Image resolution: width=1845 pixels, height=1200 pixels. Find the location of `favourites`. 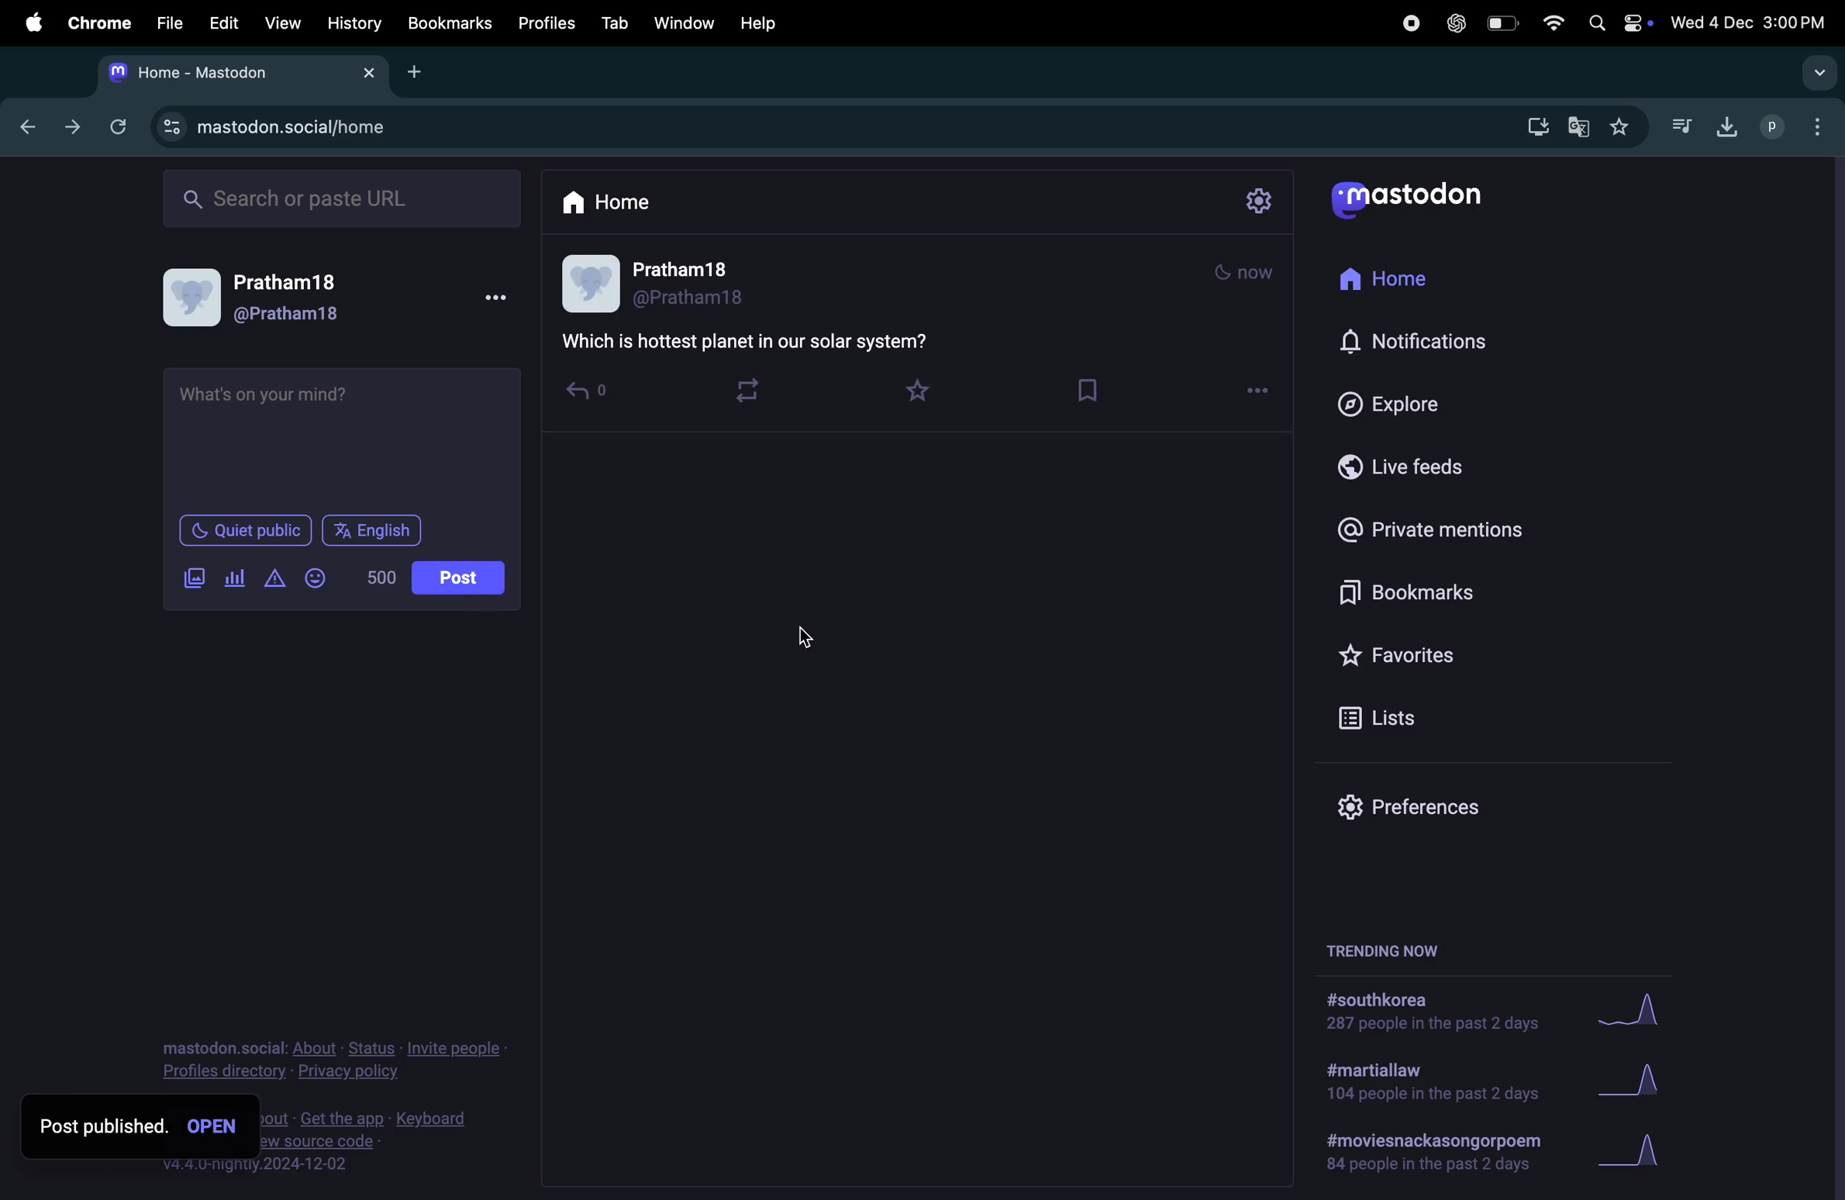

favourites is located at coordinates (1623, 124).